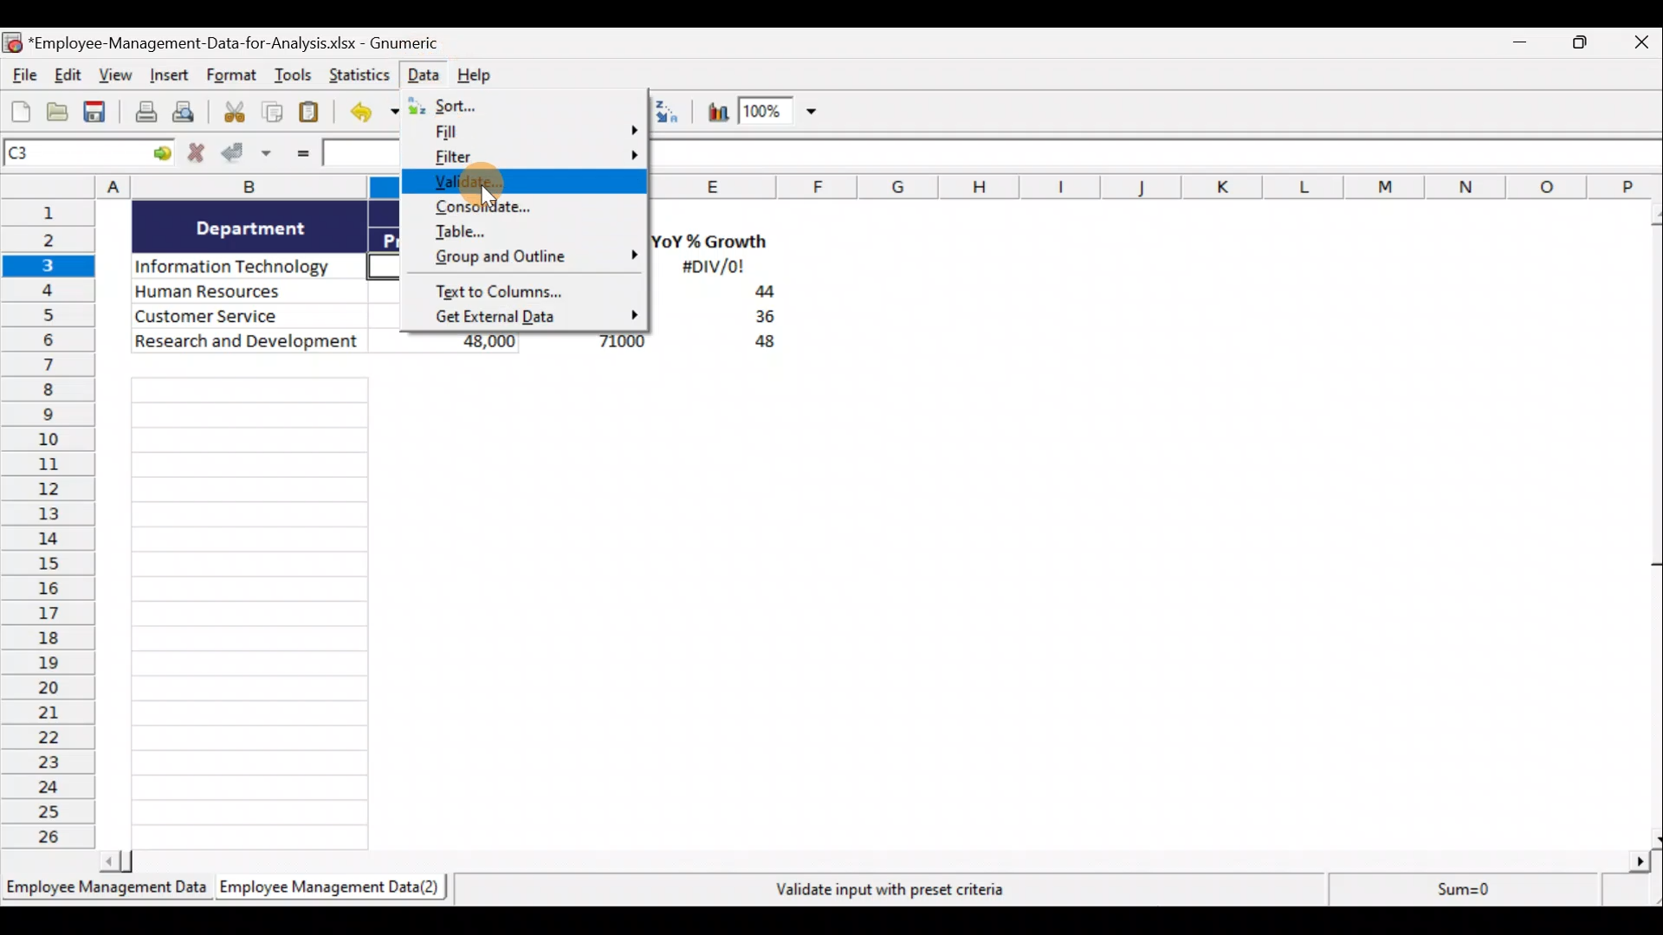  What do you see at coordinates (143, 113) in the screenshot?
I see `Print current file` at bounding box center [143, 113].